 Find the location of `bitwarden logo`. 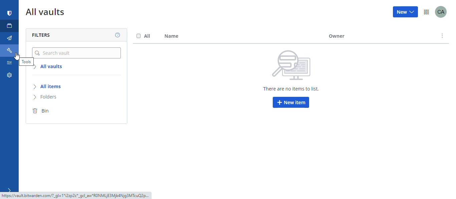

bitwarden logo is located at coordinates (10, 13).